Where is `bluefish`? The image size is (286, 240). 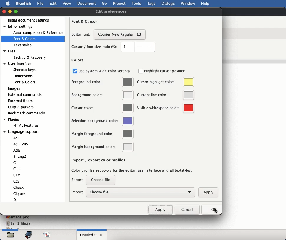
bluefish is located at coordinates (24, 4).